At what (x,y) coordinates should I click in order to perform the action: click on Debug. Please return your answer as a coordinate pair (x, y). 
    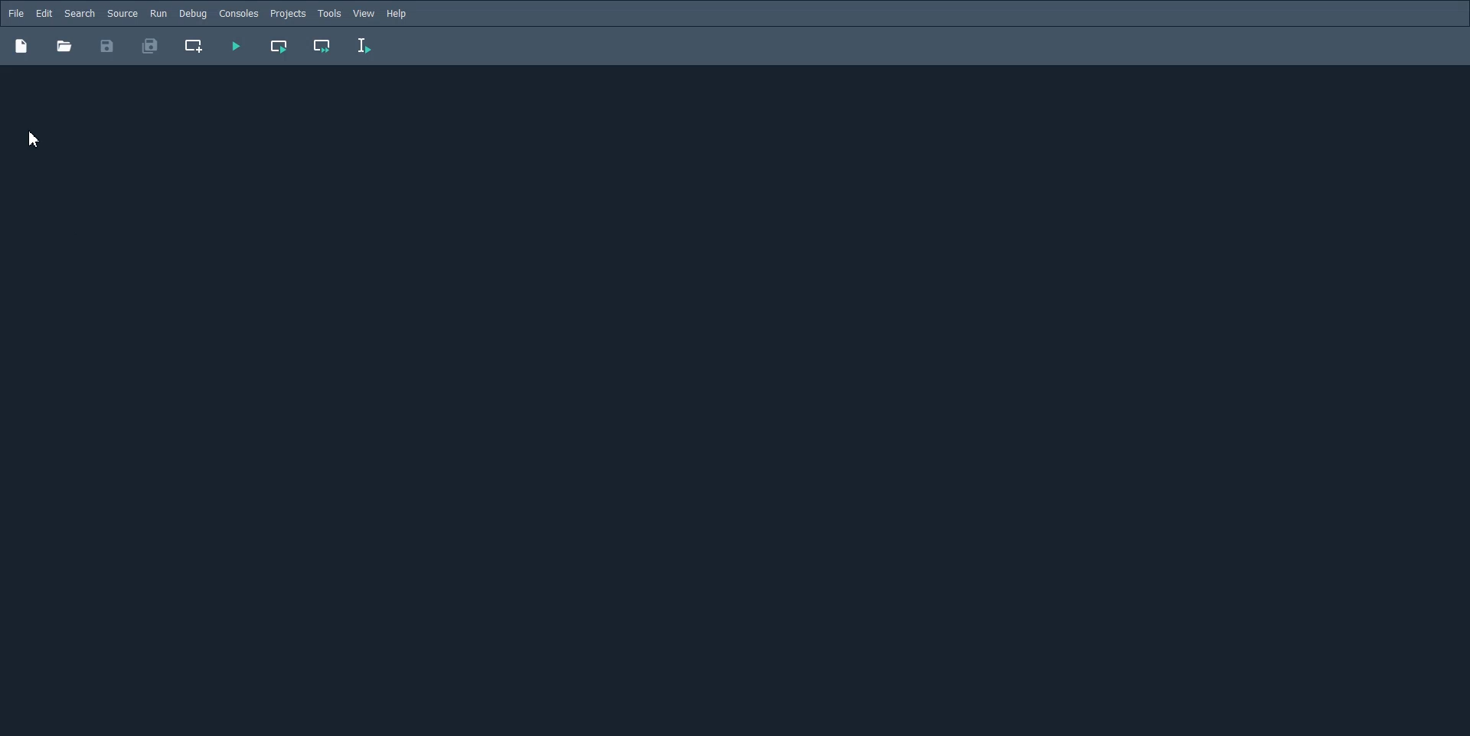
    Looking at the image, I should click on (192, 13).